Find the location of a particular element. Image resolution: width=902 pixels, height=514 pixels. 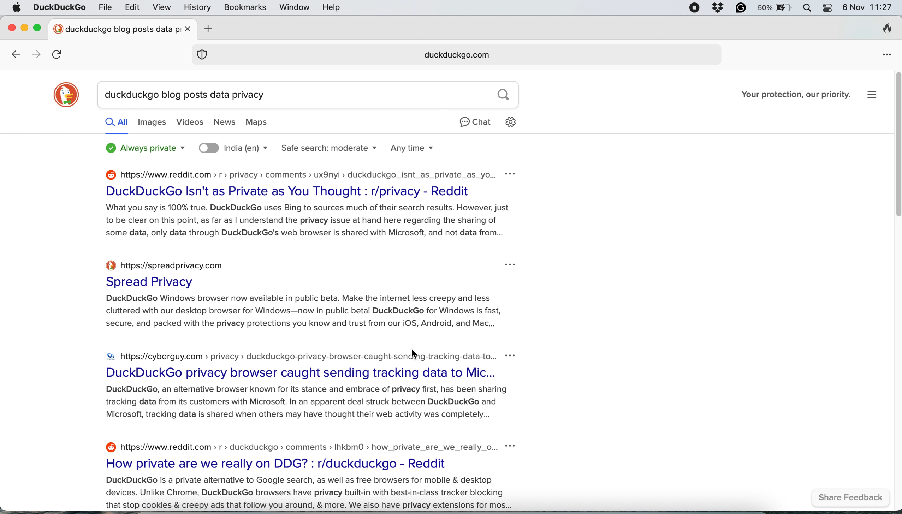

open application menu is located at coordinates (887, 54).